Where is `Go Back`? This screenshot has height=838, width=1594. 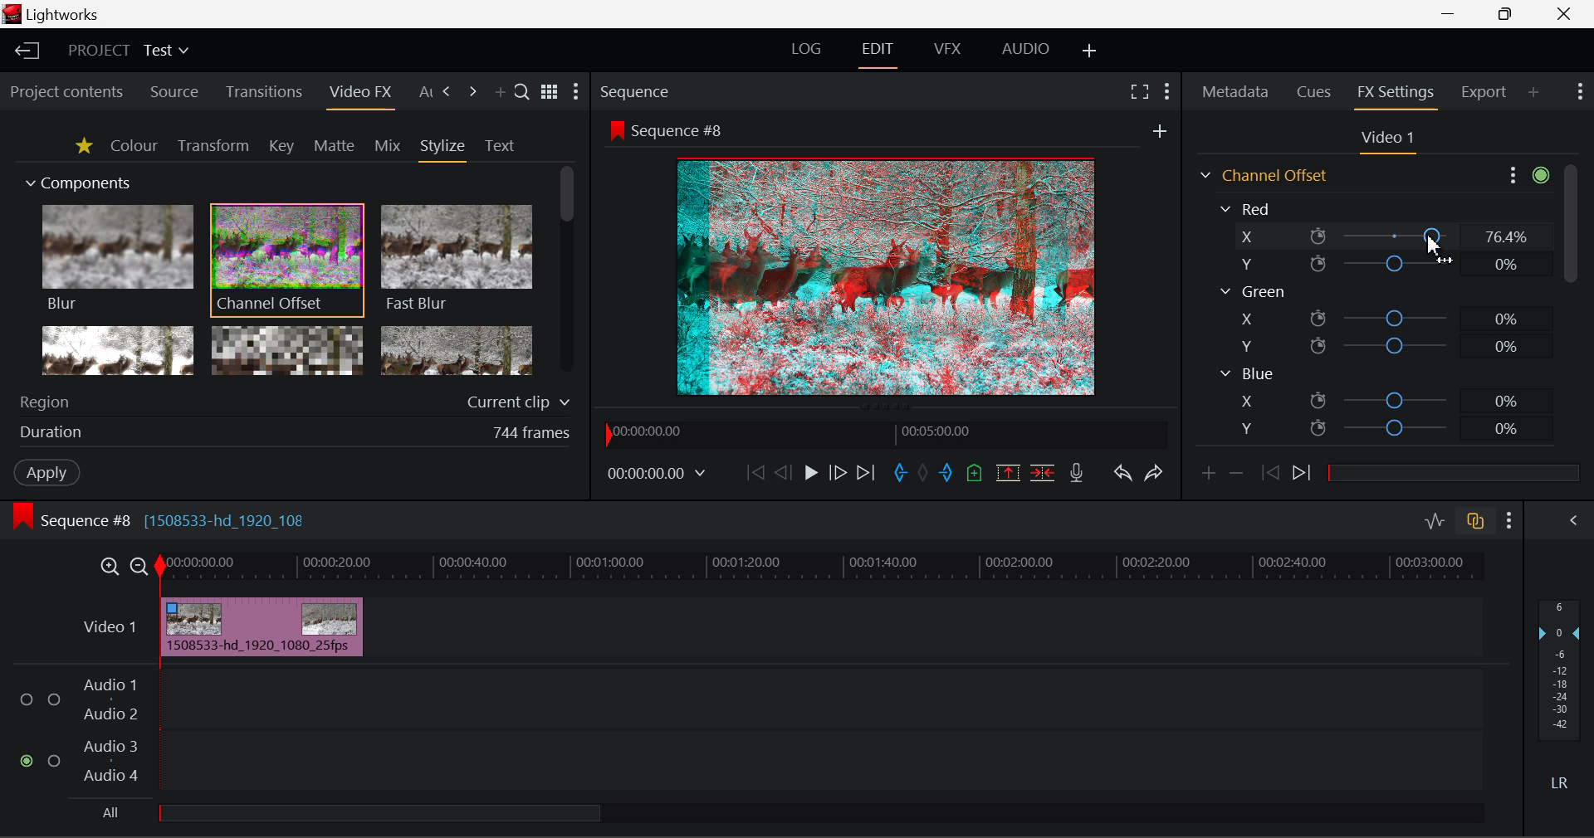
Go Back is located at coordinates (781, 473).